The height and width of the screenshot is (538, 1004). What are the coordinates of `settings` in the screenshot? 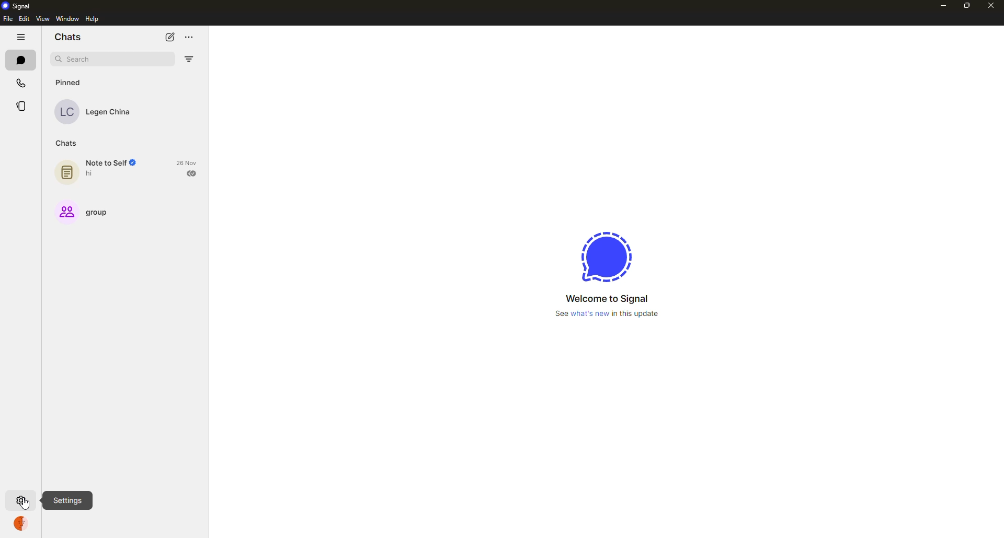 It's located at (22, 500).